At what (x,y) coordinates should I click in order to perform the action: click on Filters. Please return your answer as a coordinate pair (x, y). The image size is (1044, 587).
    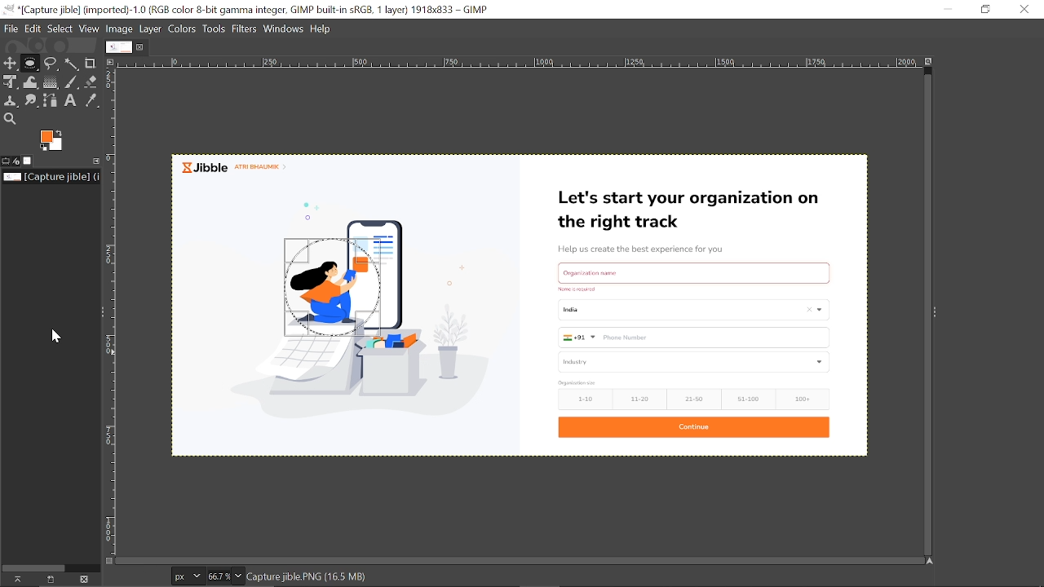
    Looking at the image, I should click on (246, 29).